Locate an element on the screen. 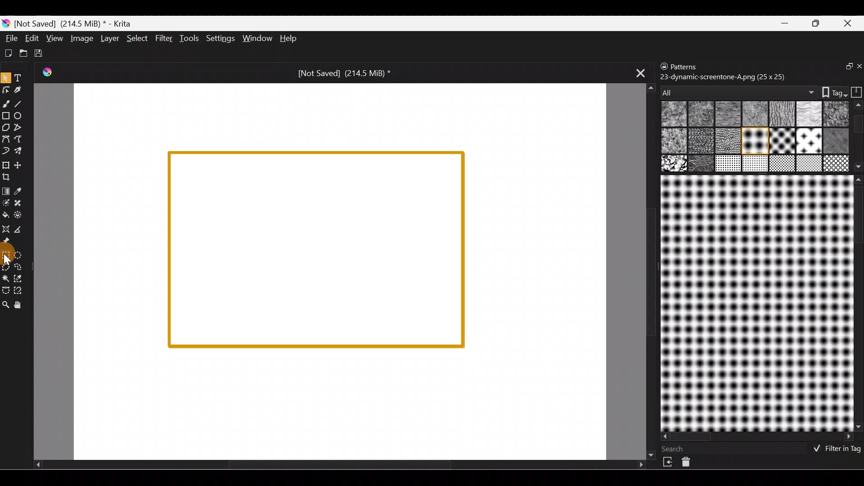  19 texture_crackle.png is located at coordinates (810, 164).